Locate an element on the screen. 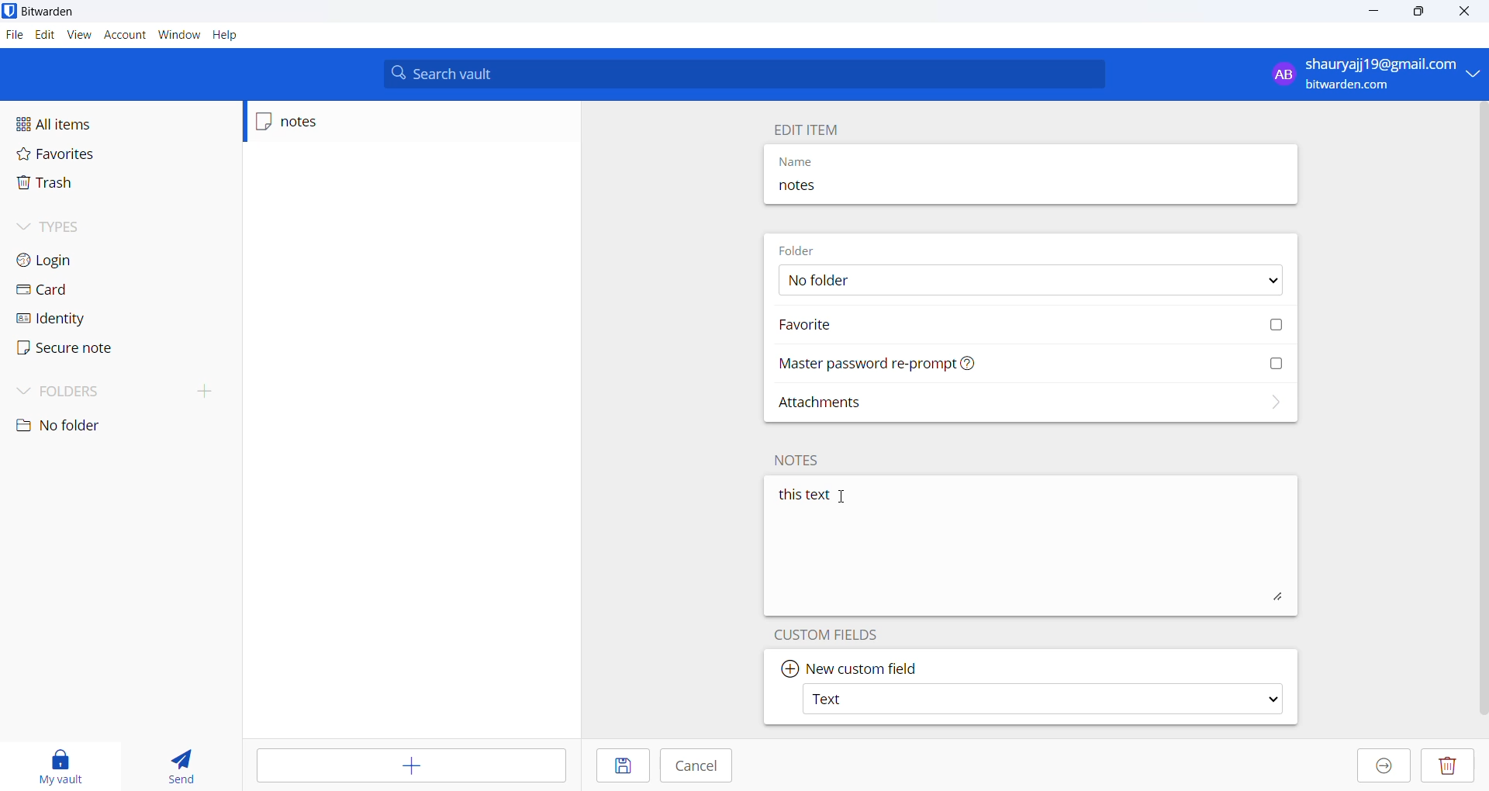  attachments is located at coordinates (1030, 406).